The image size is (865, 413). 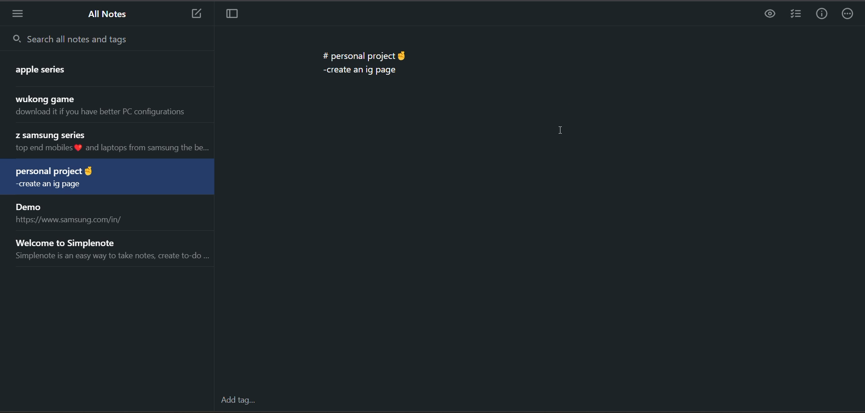 What do you see at coordinates (114, 212) in the screenshot?
I see `note title and preview sorted in reverse chronological order` at bounding box center [114, 212].